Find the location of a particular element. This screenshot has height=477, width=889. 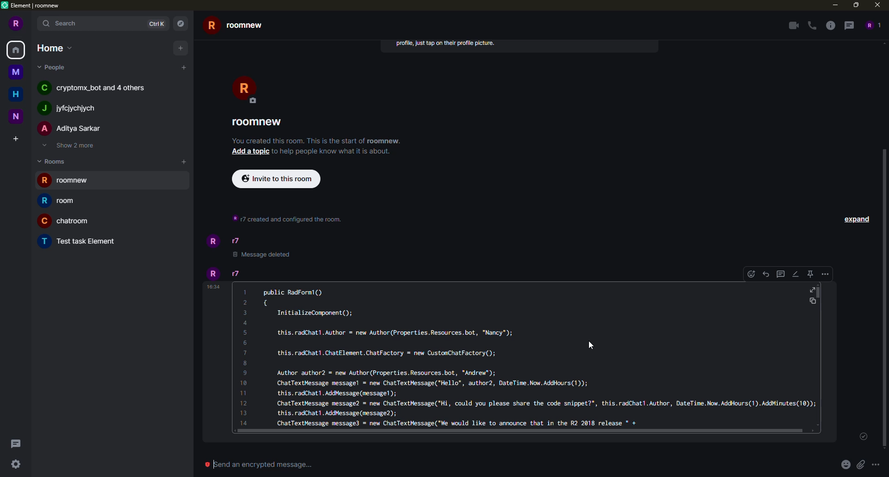

emoji is located at coordinates (845, 464).